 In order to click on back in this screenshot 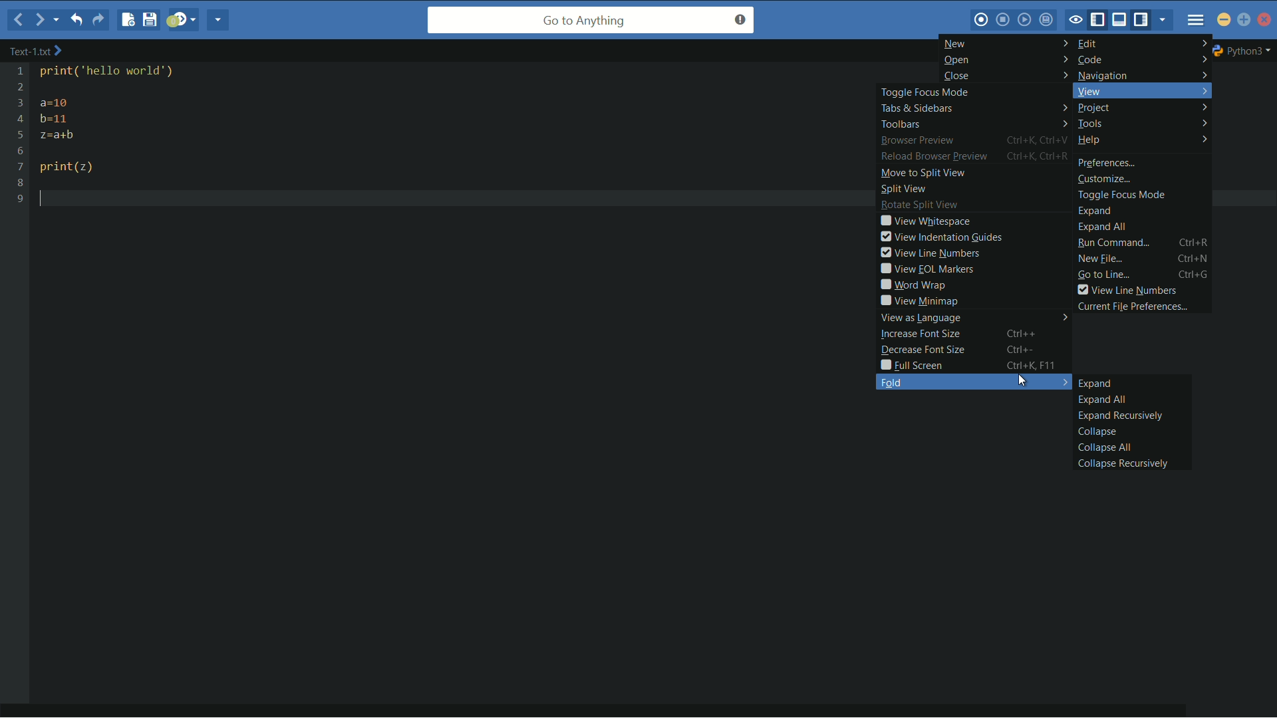, I will do `click(15, 21)`.